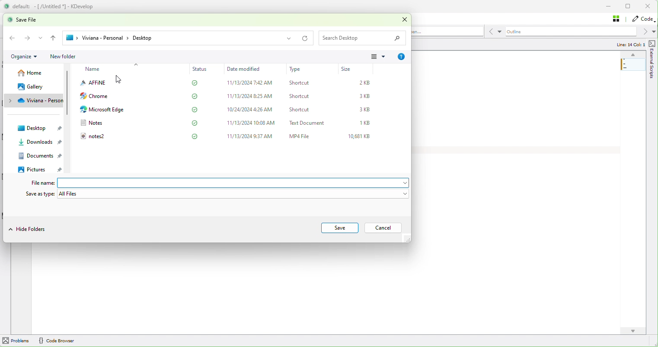  Describe the element at coordinates (643, 19) in the screenshot. I see `Code` at that location.